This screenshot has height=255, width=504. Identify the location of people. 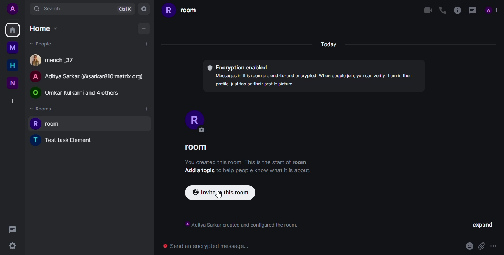
(45, 44).